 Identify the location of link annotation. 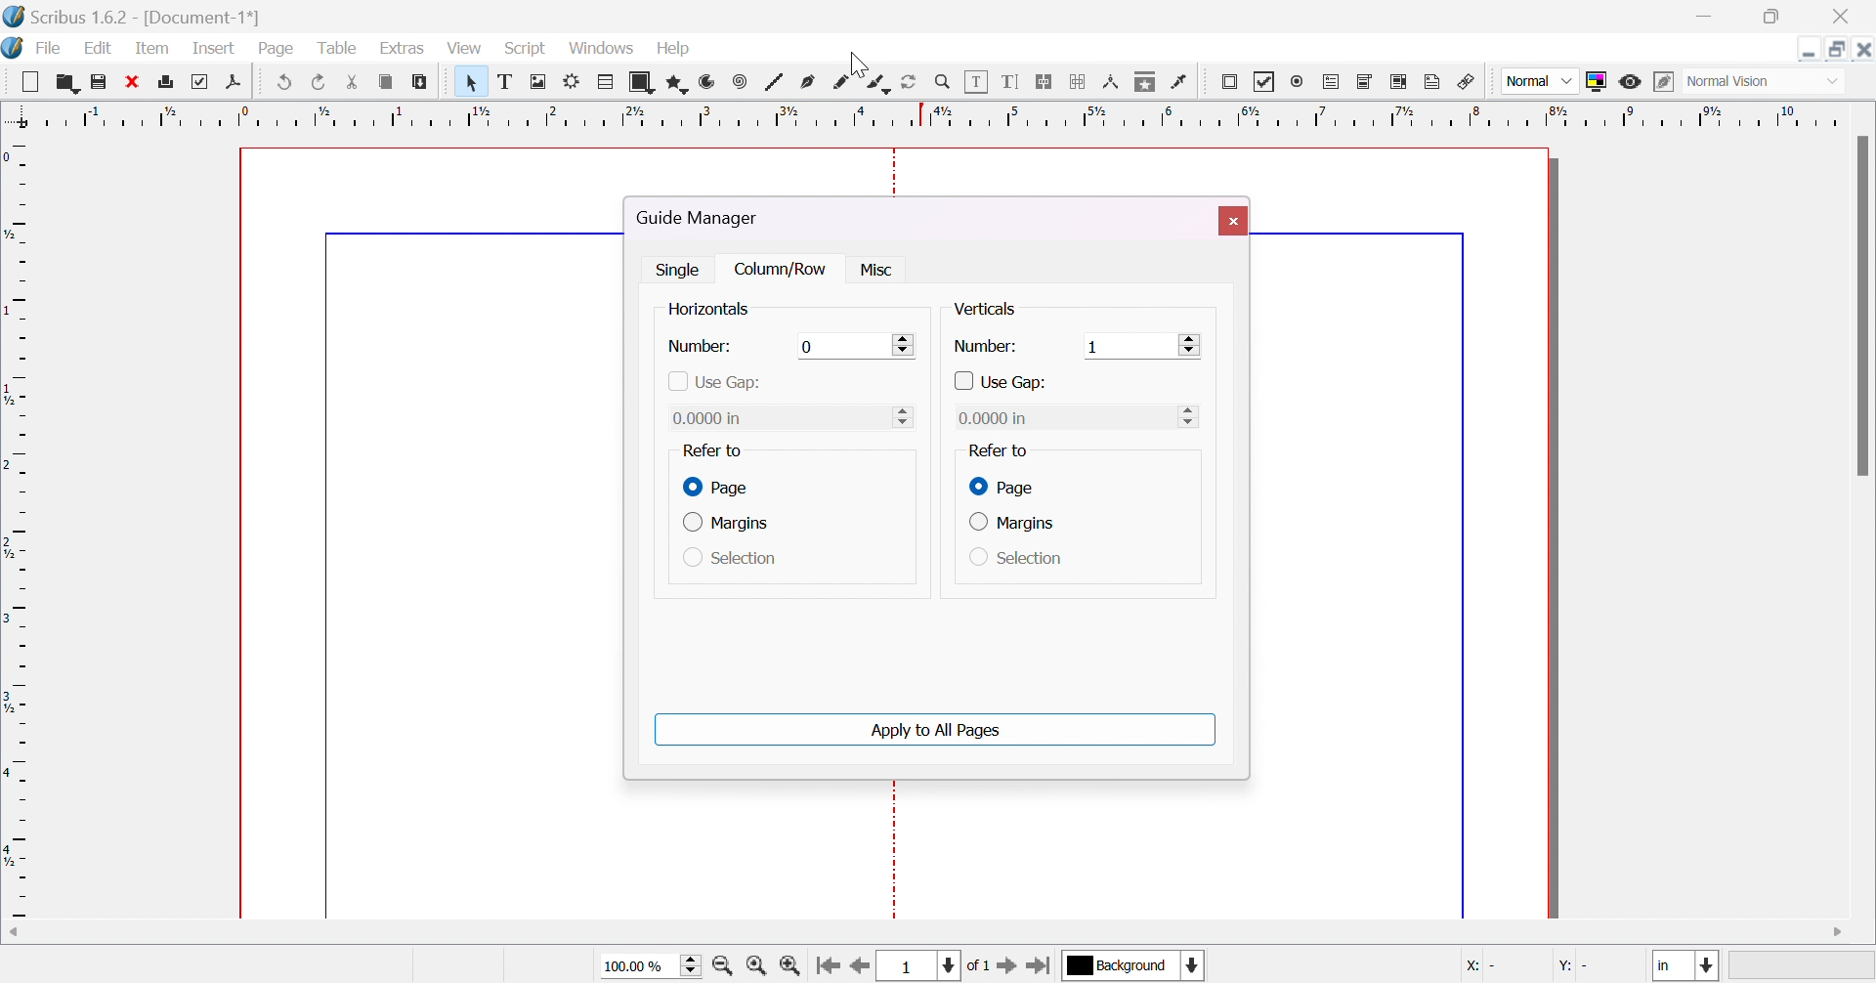
(1470, 83).